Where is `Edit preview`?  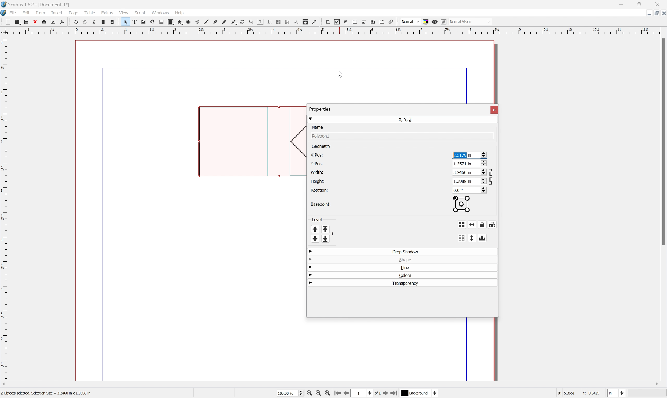 Edit preview is located at coordinates (443, 21).